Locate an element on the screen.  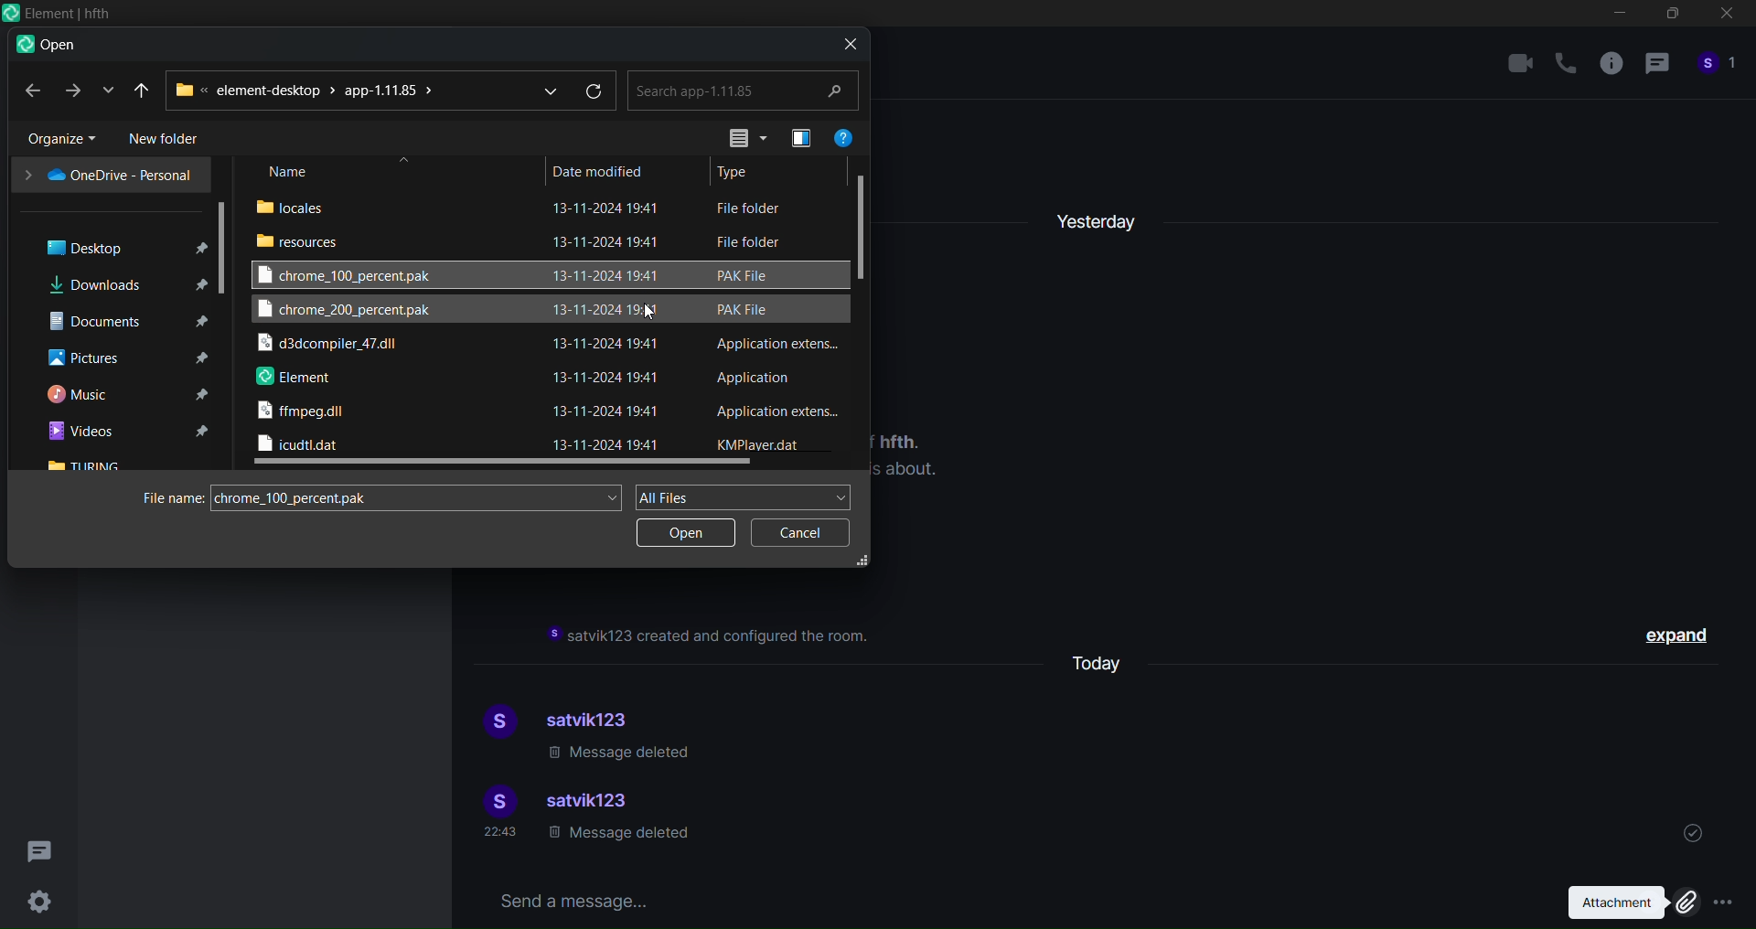
time is located at coordinates (503, 834).